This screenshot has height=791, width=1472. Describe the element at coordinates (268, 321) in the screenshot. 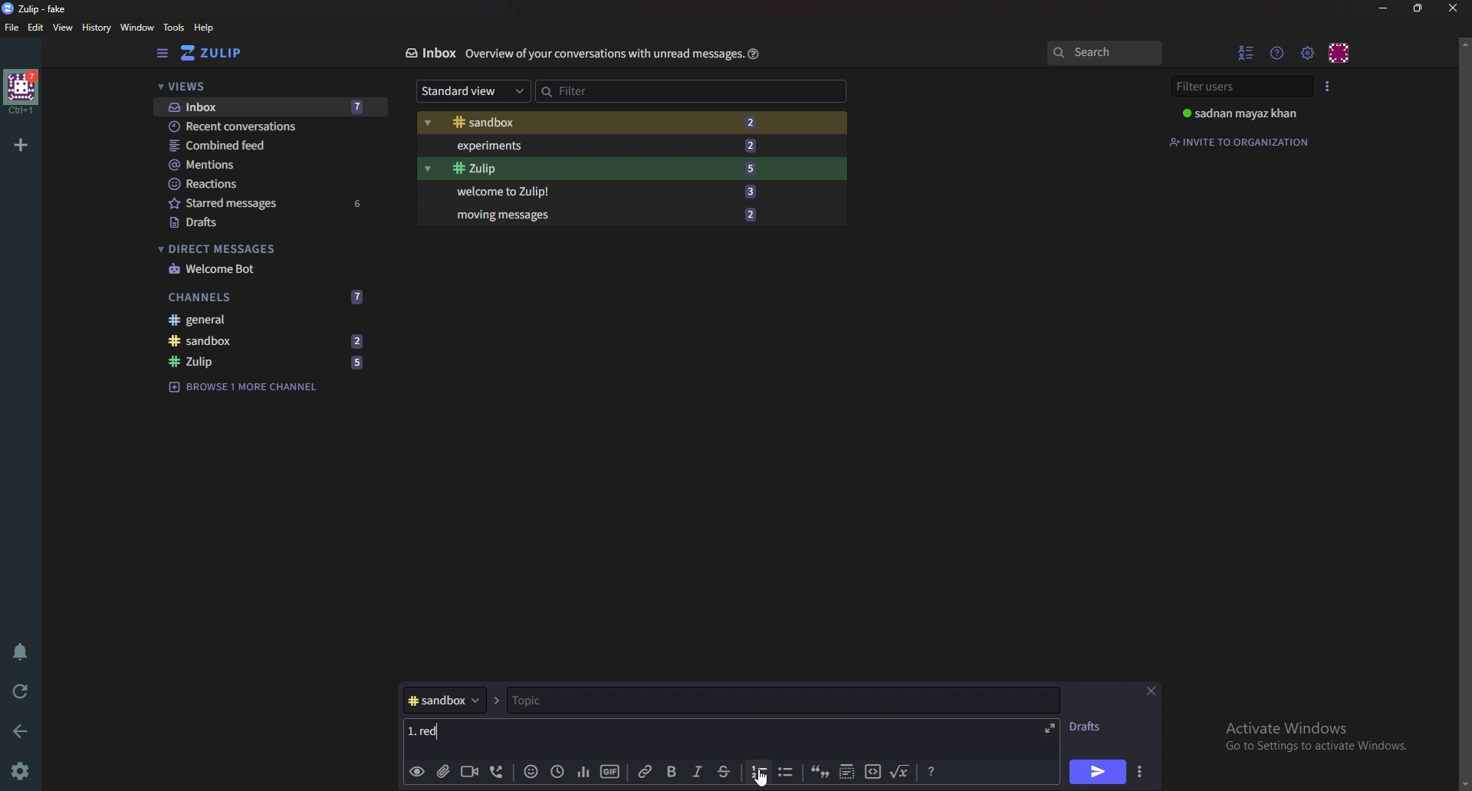

I see `General` at that location.